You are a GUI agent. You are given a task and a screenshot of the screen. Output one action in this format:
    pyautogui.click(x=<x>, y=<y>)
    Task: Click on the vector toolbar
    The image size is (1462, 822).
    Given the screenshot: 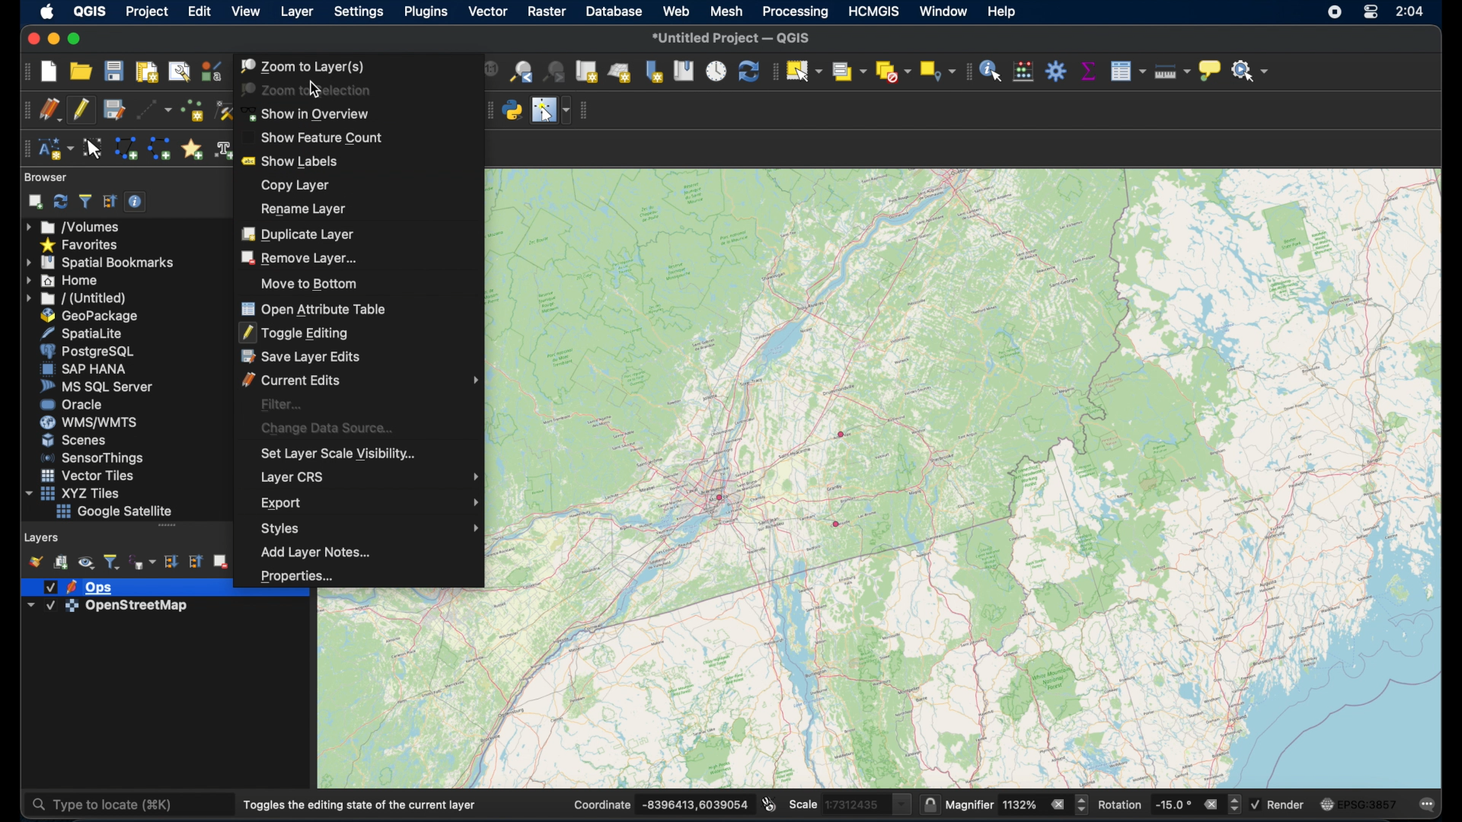 What is the action you would take?
    pyautogui.click(x=588, y=109)
    